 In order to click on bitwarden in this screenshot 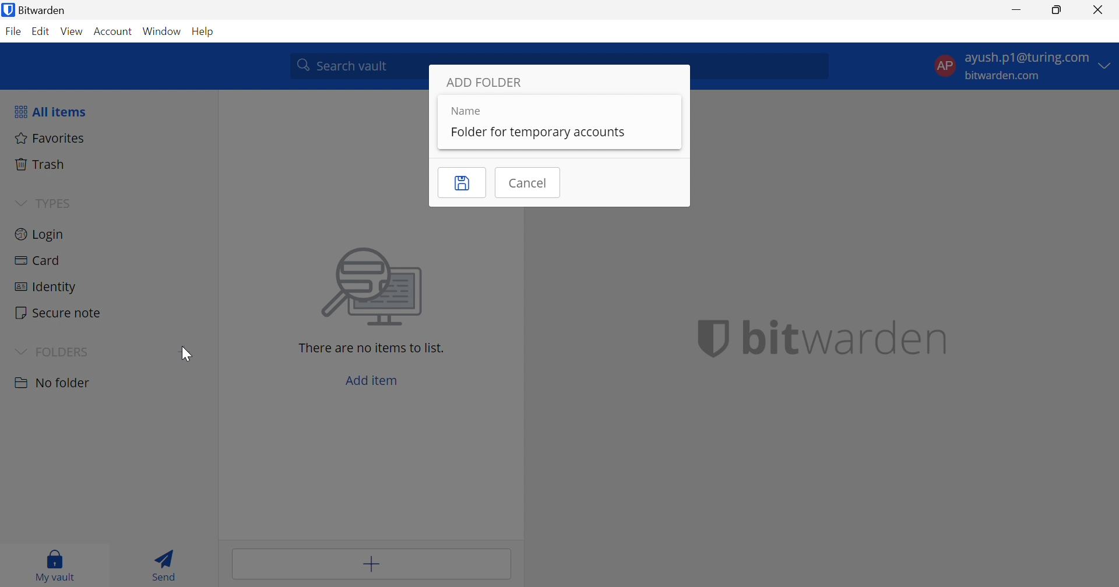, I will do `click(847, 339)`.